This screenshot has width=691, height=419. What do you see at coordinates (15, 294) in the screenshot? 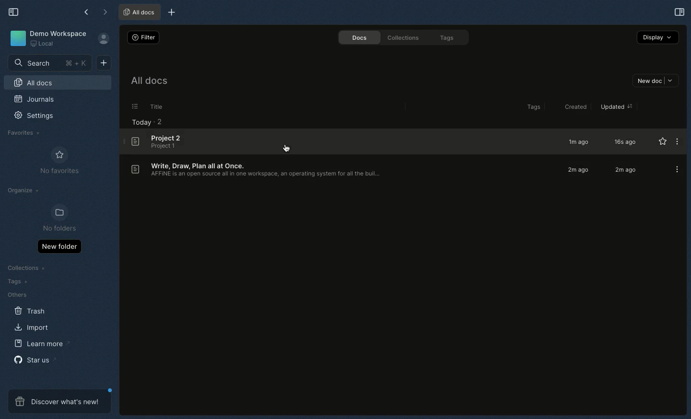
I see `Others` at bounding box center [15, 294].